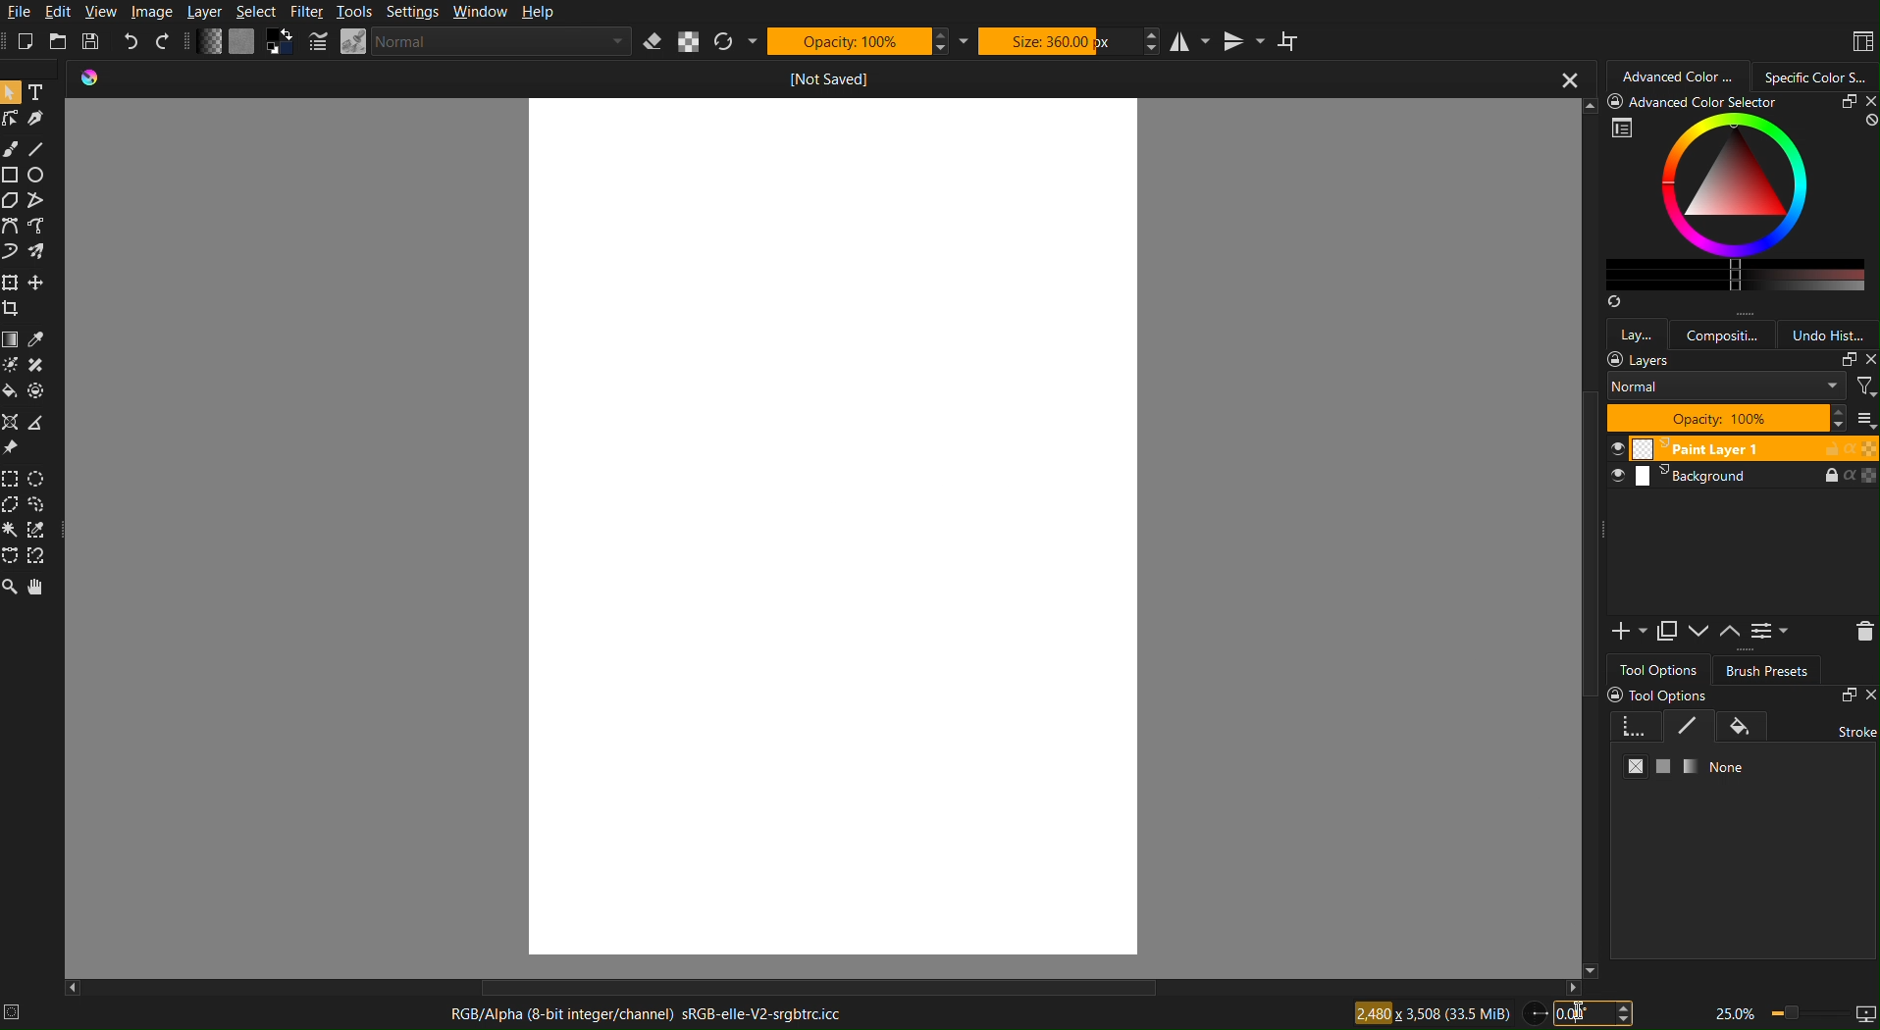  I want to click on Refresh, so click(735, 40).